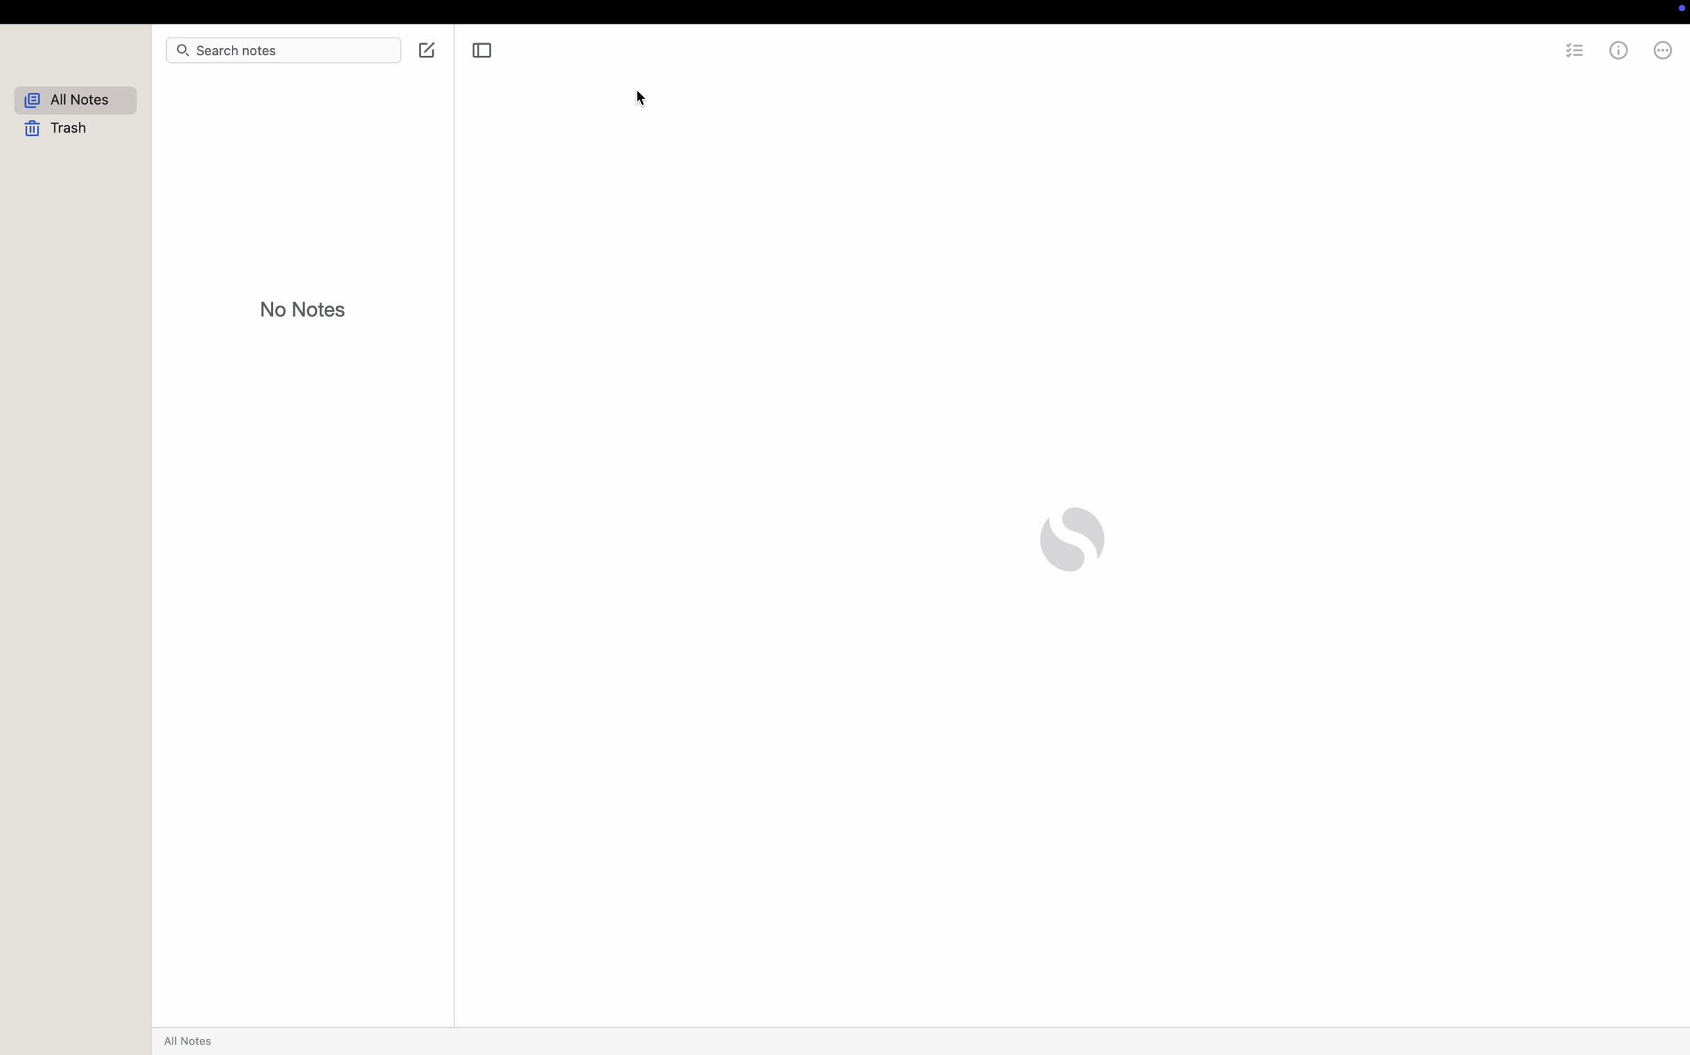  Describe the element at coordinates (645, 100) in the screenshot. I see `cursor` at that location.